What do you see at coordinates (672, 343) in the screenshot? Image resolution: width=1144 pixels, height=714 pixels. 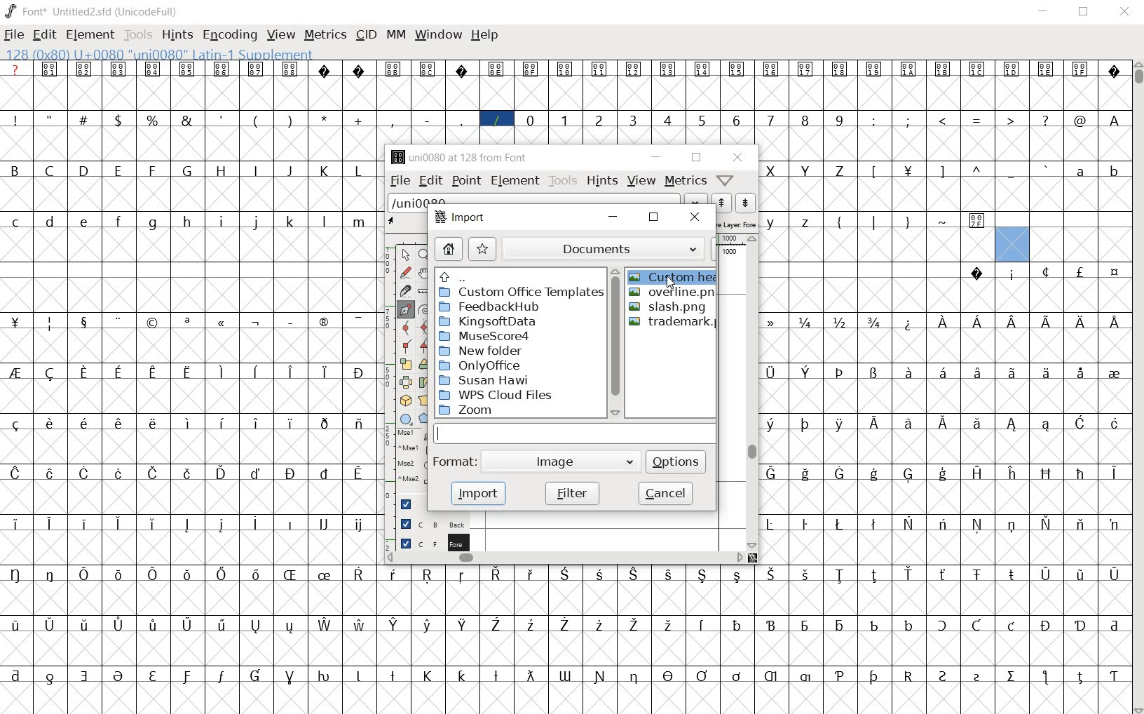 I see `files` at bounding box center [672, 343].